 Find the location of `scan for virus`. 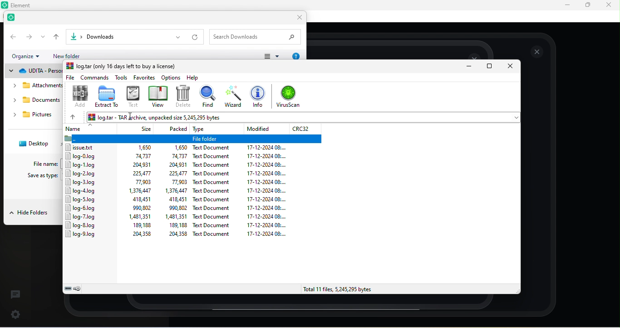

scan for virus is located at coordinates (289, 98).